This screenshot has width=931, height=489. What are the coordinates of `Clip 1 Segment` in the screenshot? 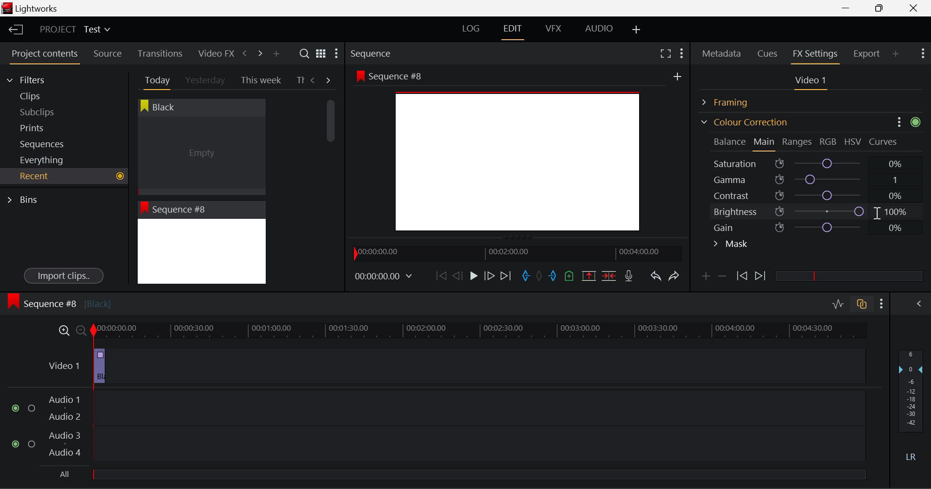 It's located at (98, 367).